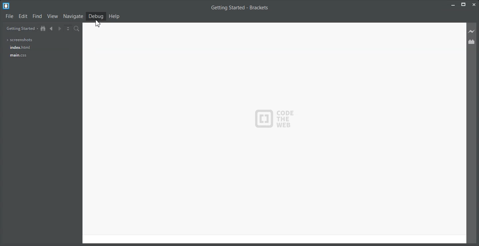  What do you see at coordinates (463, 4) in the screenshot?
I see `Maximize` at bounding box center [463, 4].